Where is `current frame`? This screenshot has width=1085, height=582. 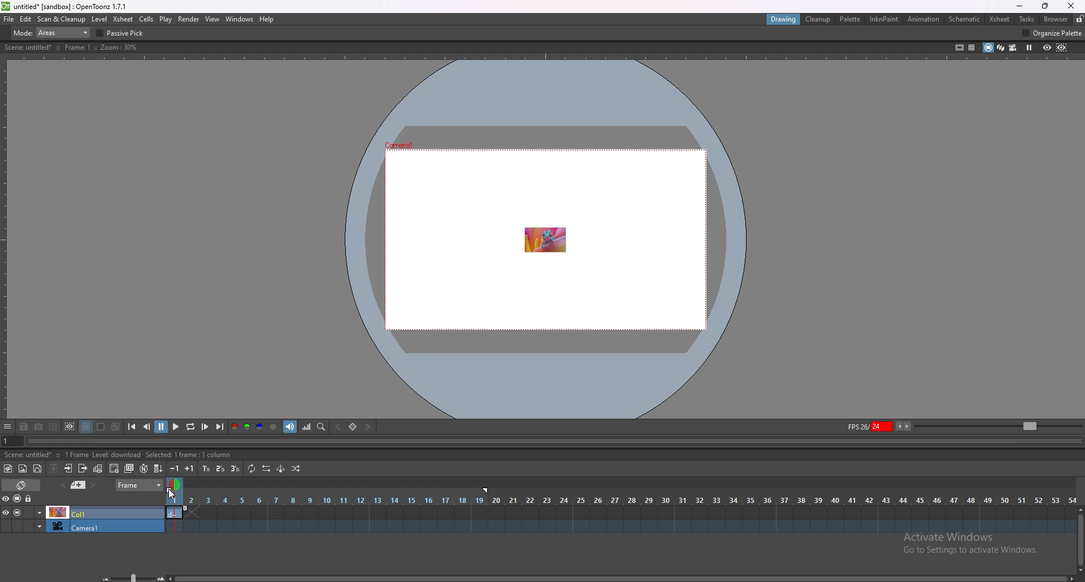
current frame is located at coordinates (10, 443).